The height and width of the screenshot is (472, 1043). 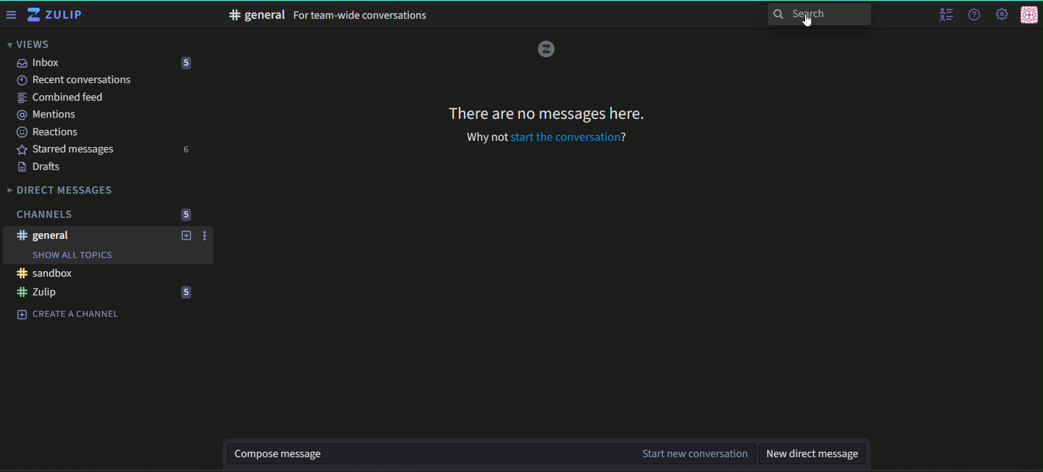 What do you see at coordinates (1030, 14) in the screenshot?
I see `personal menu` at bounding box center [1030, 14].